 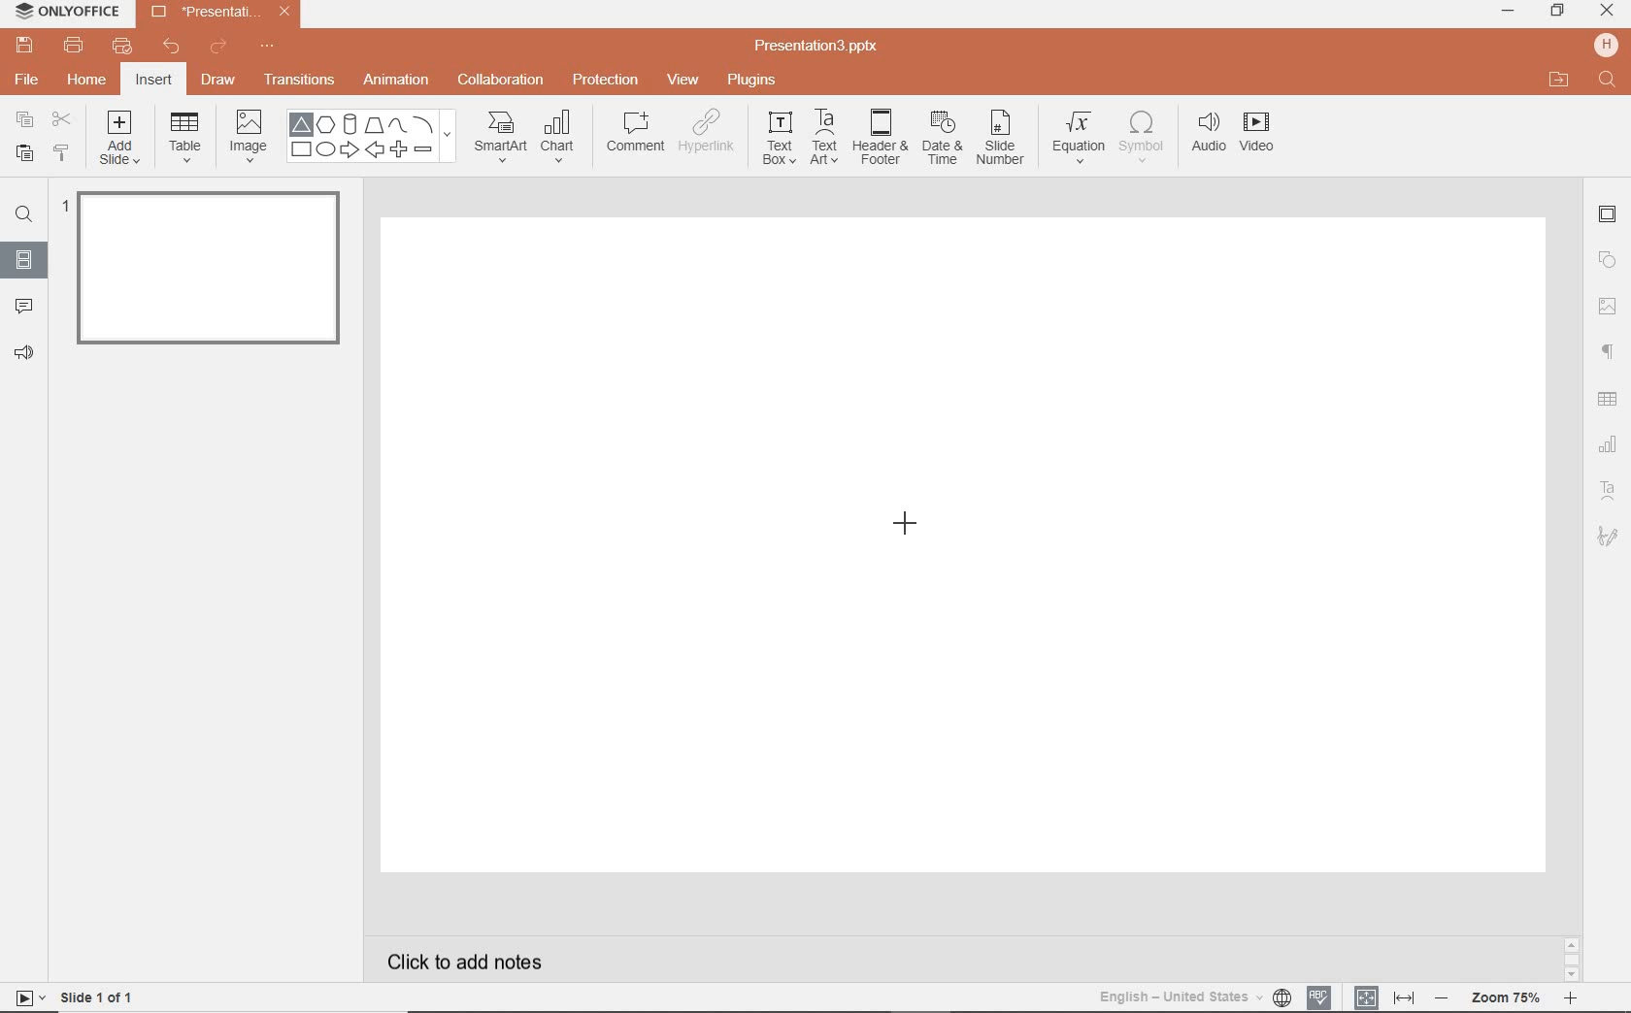 What do you see at coordinates (1080, 141) in the screenshot?
I see `EQUATION` at bounding box center [1080, 141].